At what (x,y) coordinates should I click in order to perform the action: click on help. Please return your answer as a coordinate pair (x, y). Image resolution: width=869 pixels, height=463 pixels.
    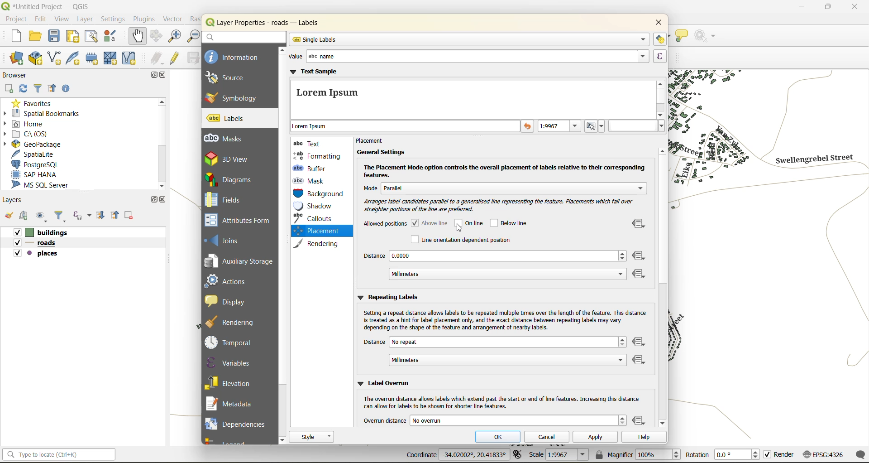
    Looking at the image, I should click on (643, 438).